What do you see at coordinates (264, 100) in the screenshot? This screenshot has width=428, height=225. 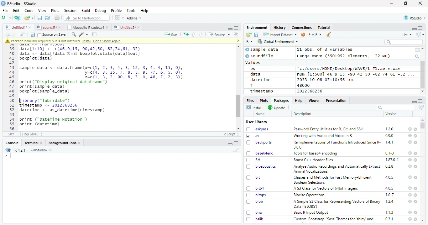 I see `Plots` at bounding box center [264, 100].